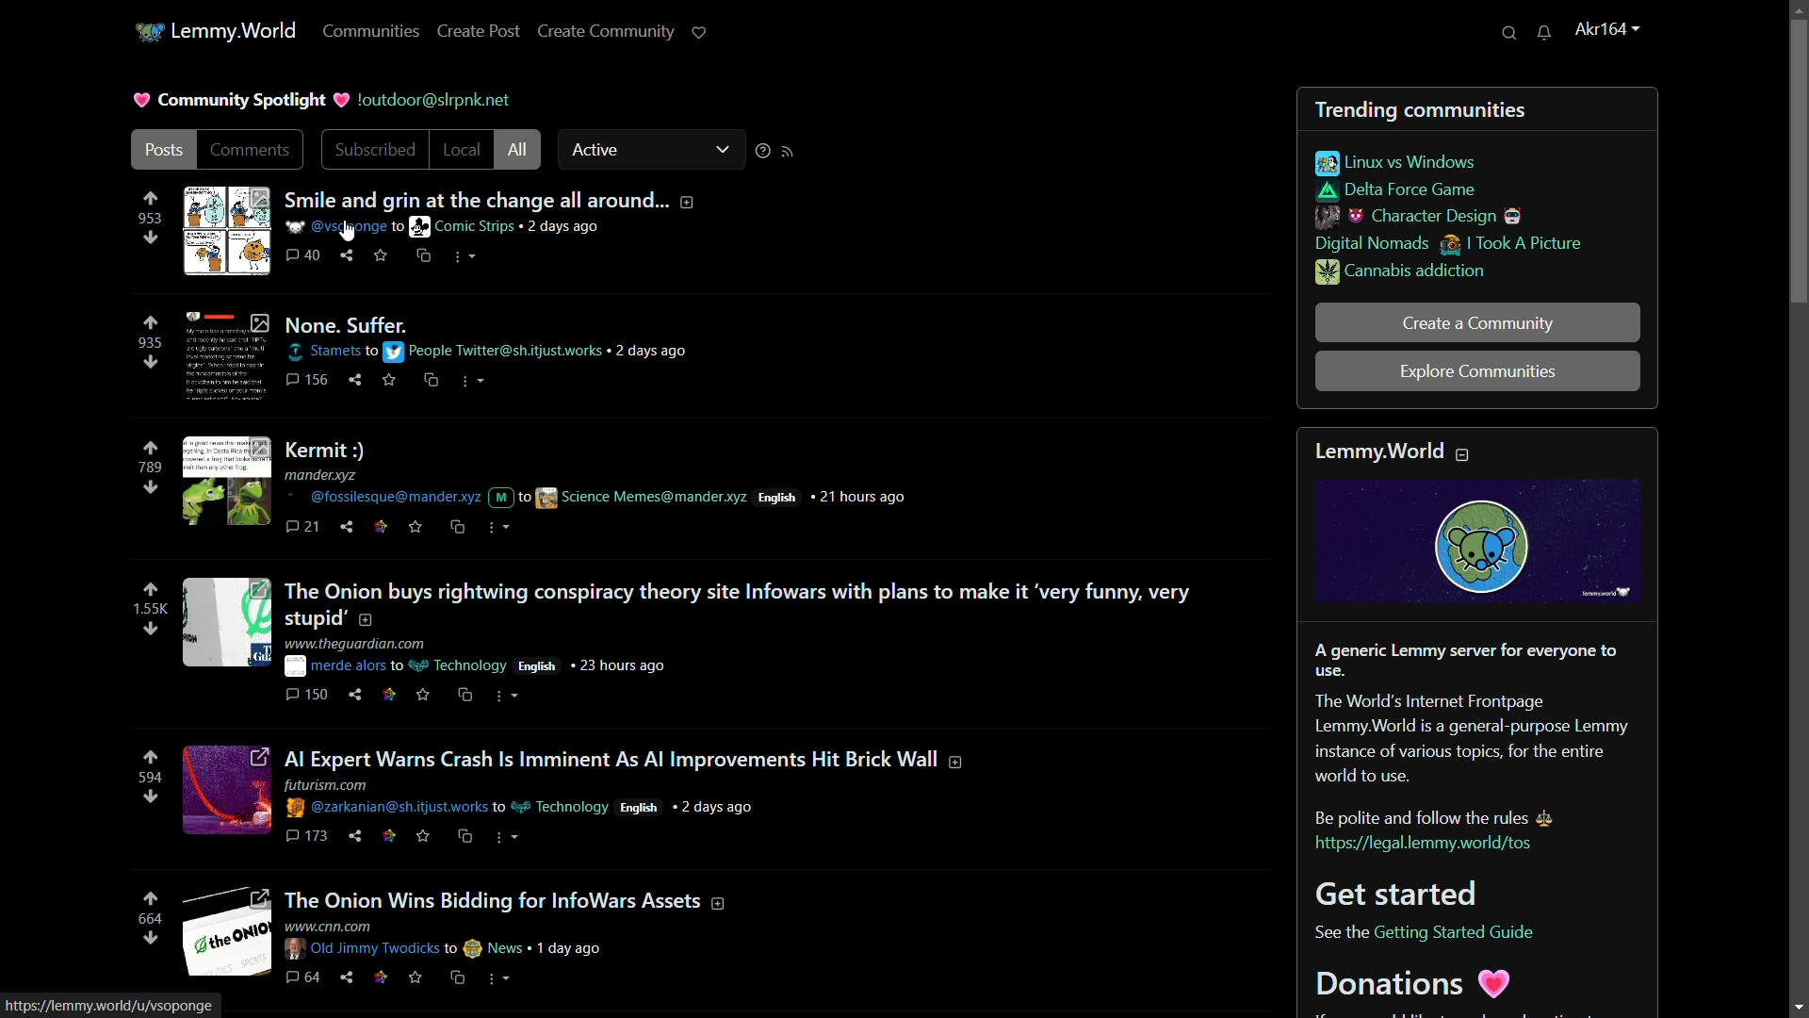 The width and height of the screenshot is (1809, 1018). What do you see at coordinates (151, 449) in the screenshot?
I see `upvote` at bounding box center [151, 449].